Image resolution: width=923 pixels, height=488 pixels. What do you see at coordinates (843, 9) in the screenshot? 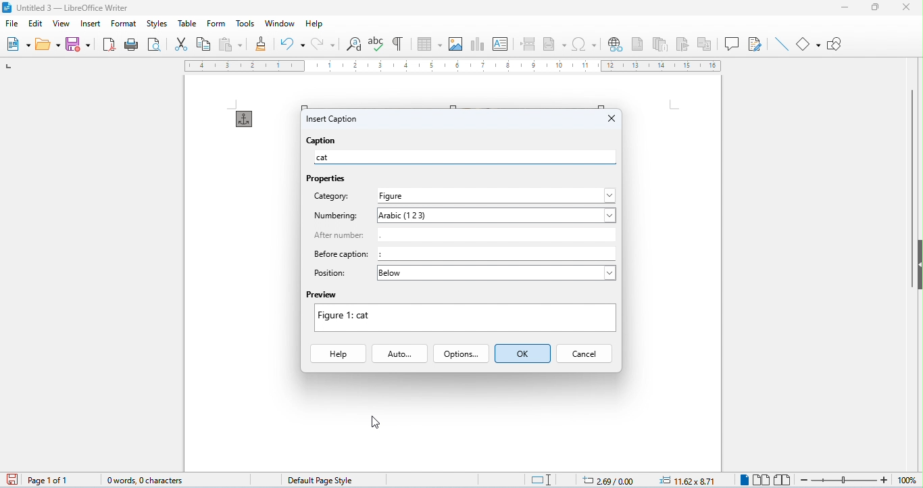
I see `minimize` at bounding box center [843, 9].